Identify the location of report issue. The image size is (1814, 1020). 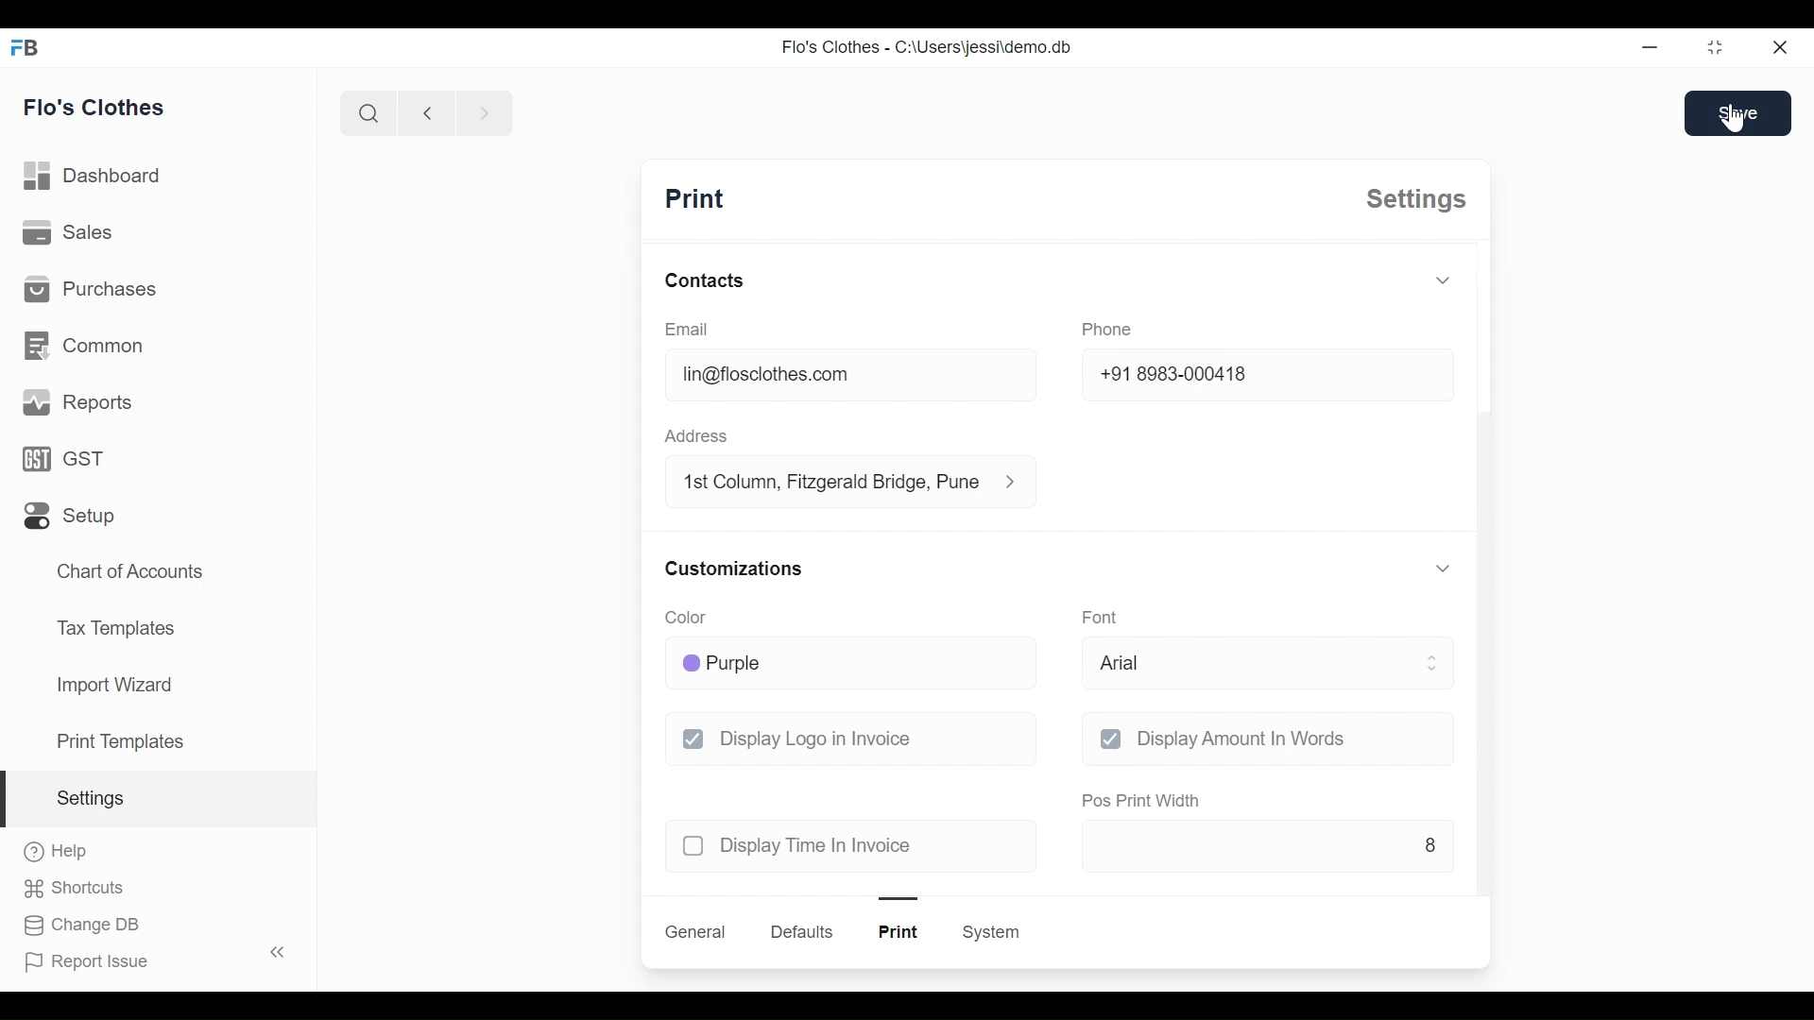
(87, 962).